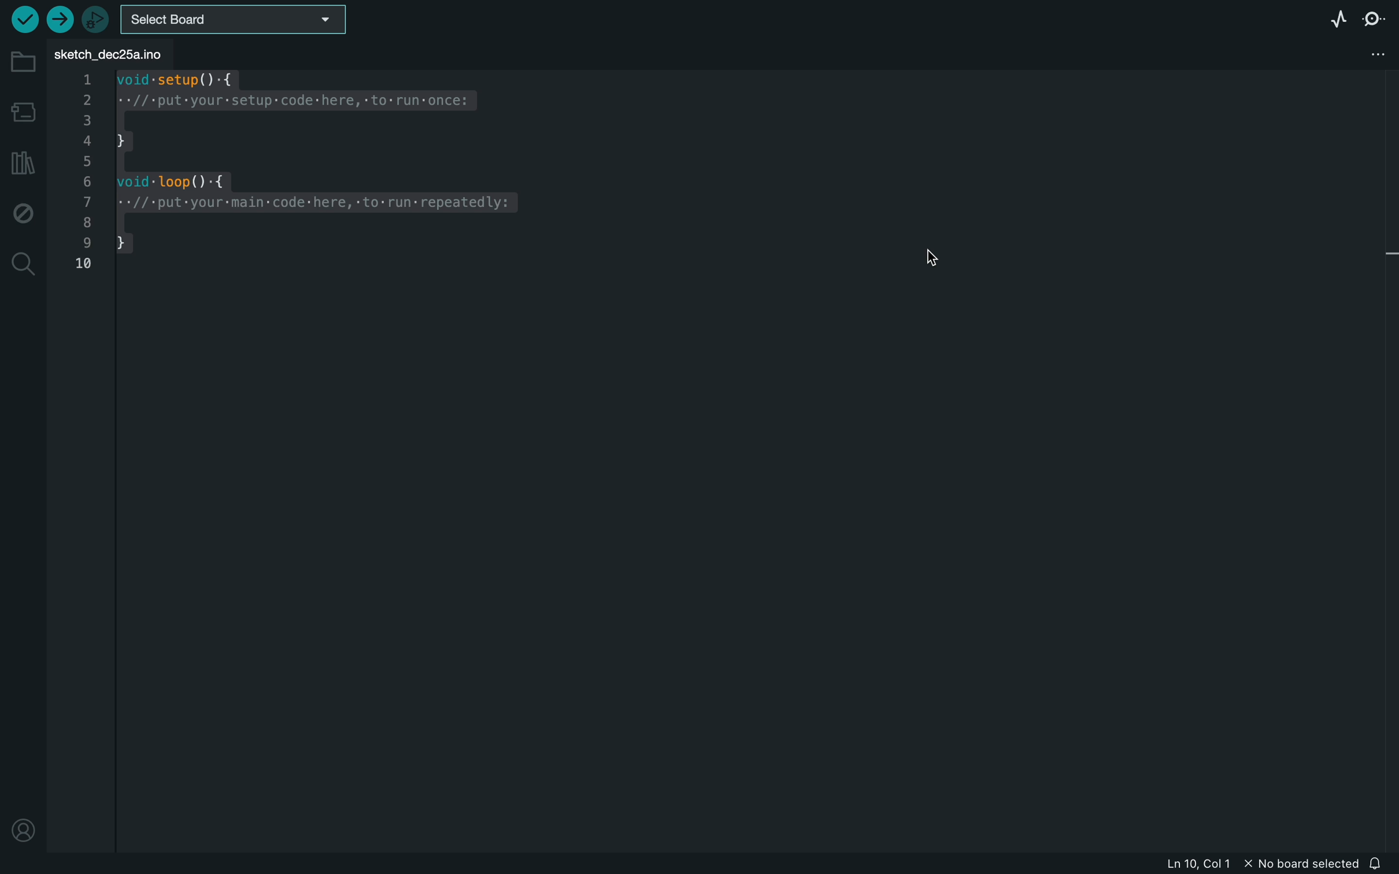 This screenshot has height=874, width=1399. Describe the element at coordinates (1376, 19) in the screenshot. I see `serial monitor` at that location.